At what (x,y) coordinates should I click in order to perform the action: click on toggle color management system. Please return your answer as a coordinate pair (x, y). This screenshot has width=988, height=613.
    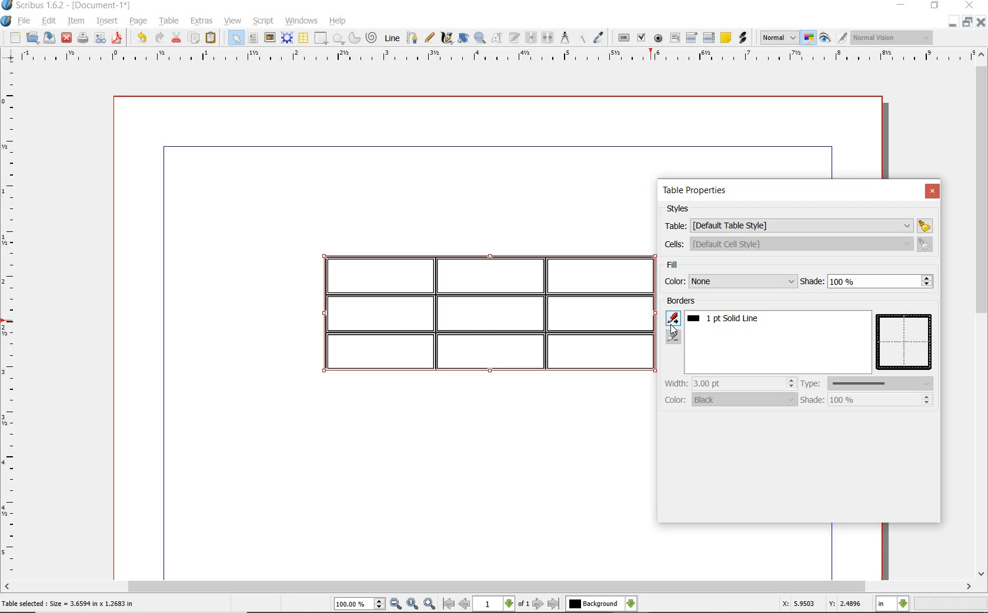
    Looking at the image, I should click on (806, 37).